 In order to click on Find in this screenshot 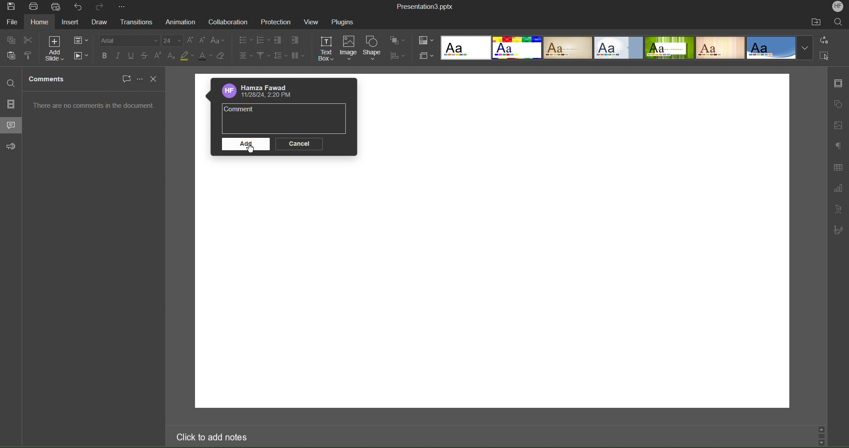, I will do `click(11, 84)`.